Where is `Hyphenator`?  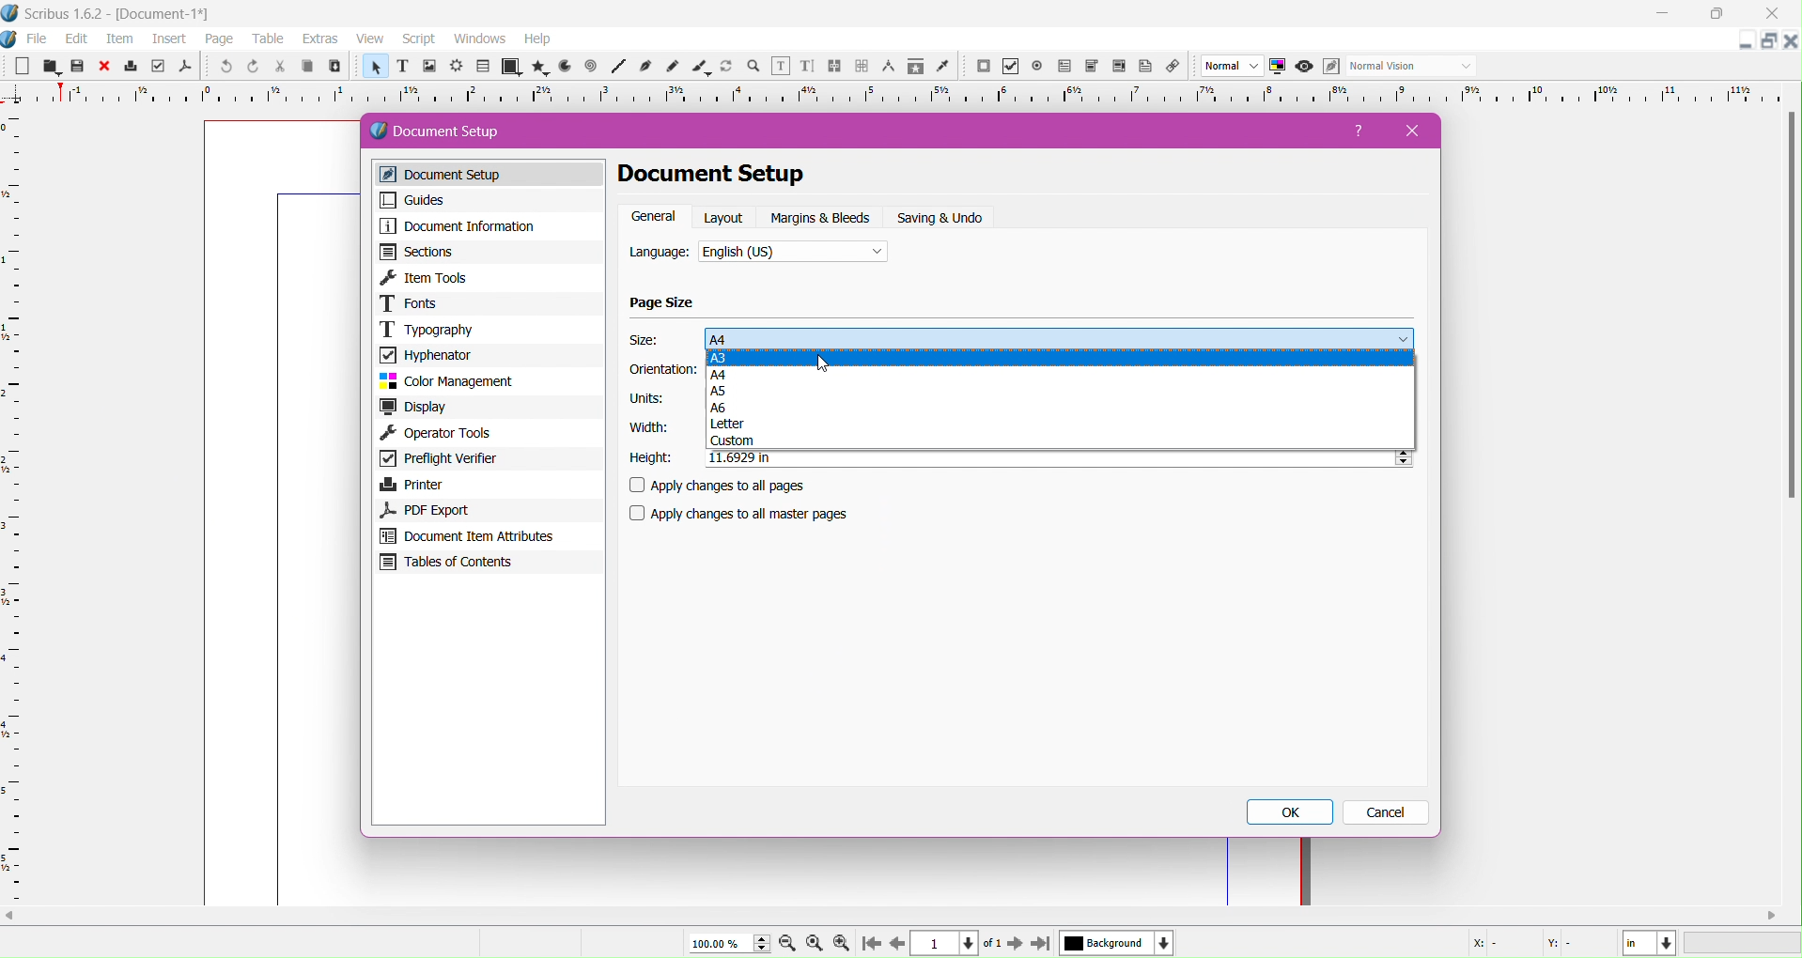
Hyphenator is located at coordinates (488, 354).